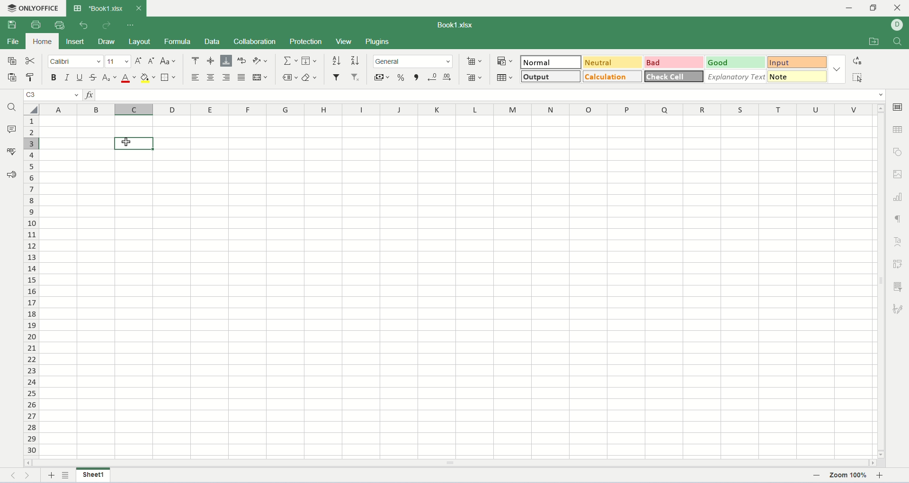 Image resolution: width=909 pixels, height=483 pixels. I want to click on view, so click(345, 41).